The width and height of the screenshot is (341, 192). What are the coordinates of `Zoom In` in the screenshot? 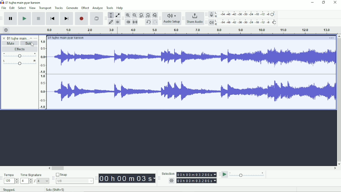 It's located at (128, 15).